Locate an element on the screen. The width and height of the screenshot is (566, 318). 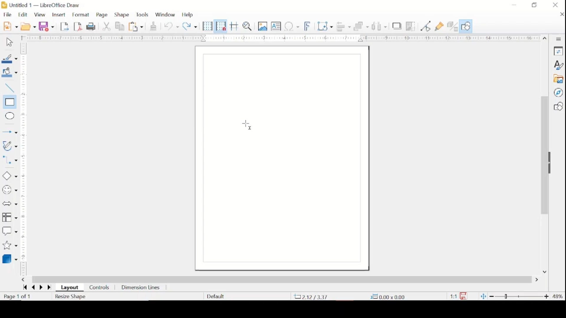
help is located at coordinates (188, 15).